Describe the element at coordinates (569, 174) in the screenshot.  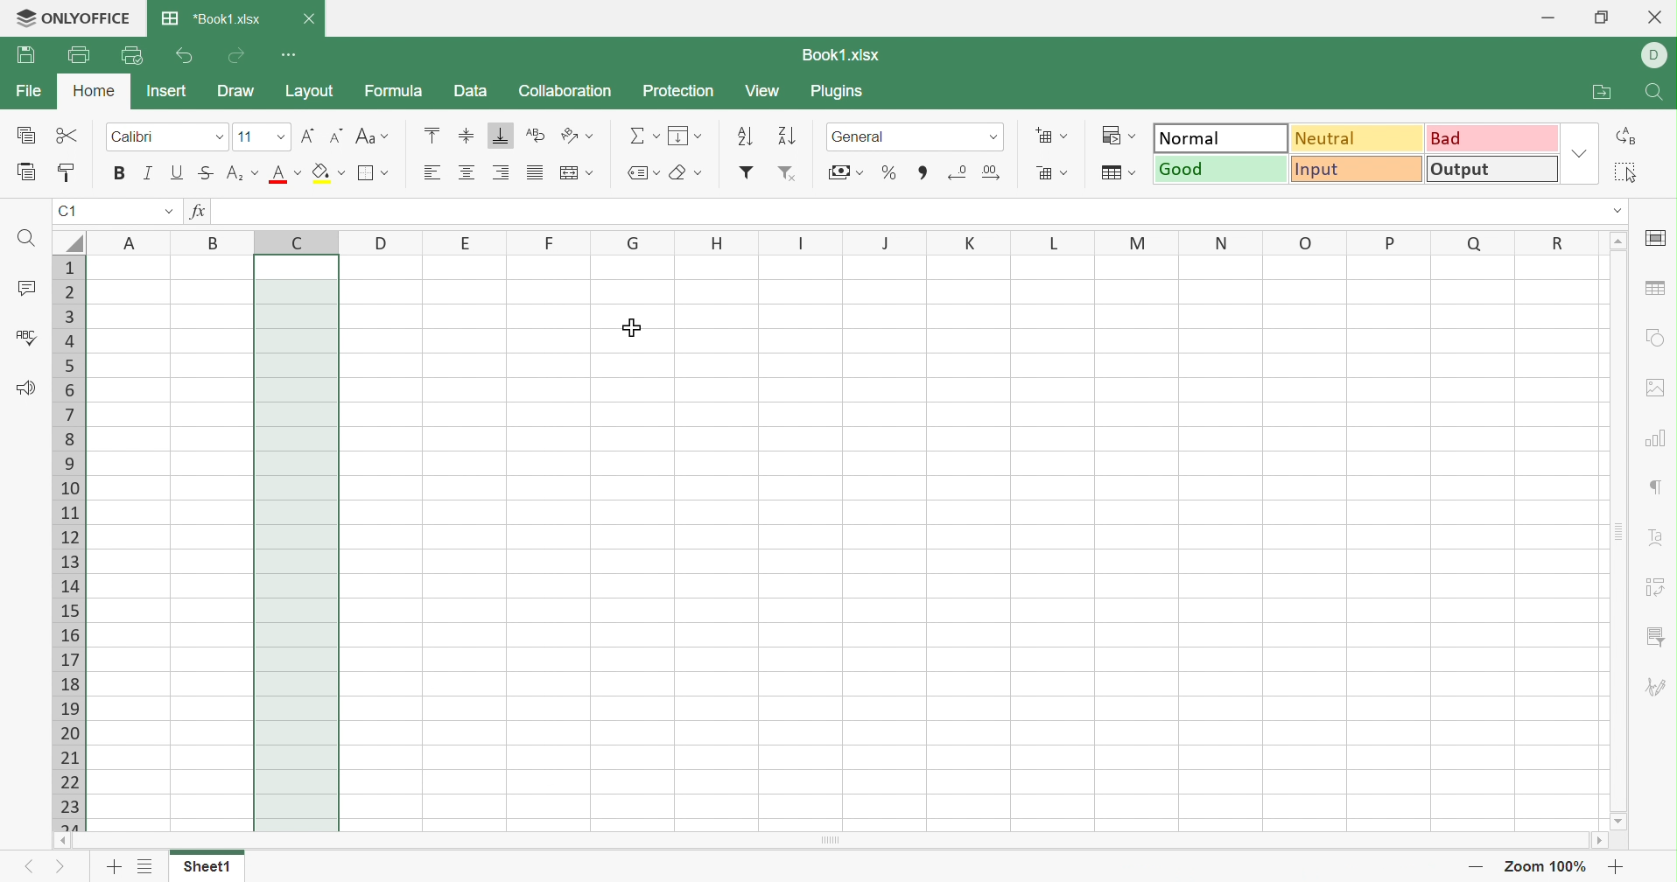
I see `Merge and center` at that location.